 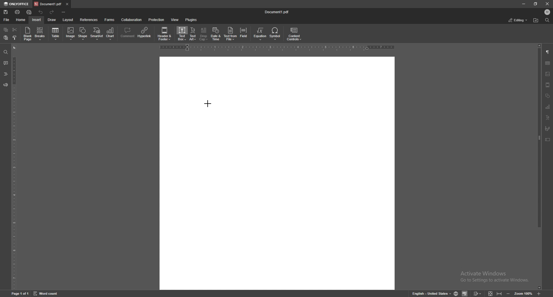 What do you see at coordinates (37, 20) in the screenshot?
I see `insert` at bounding box center [37, 20].